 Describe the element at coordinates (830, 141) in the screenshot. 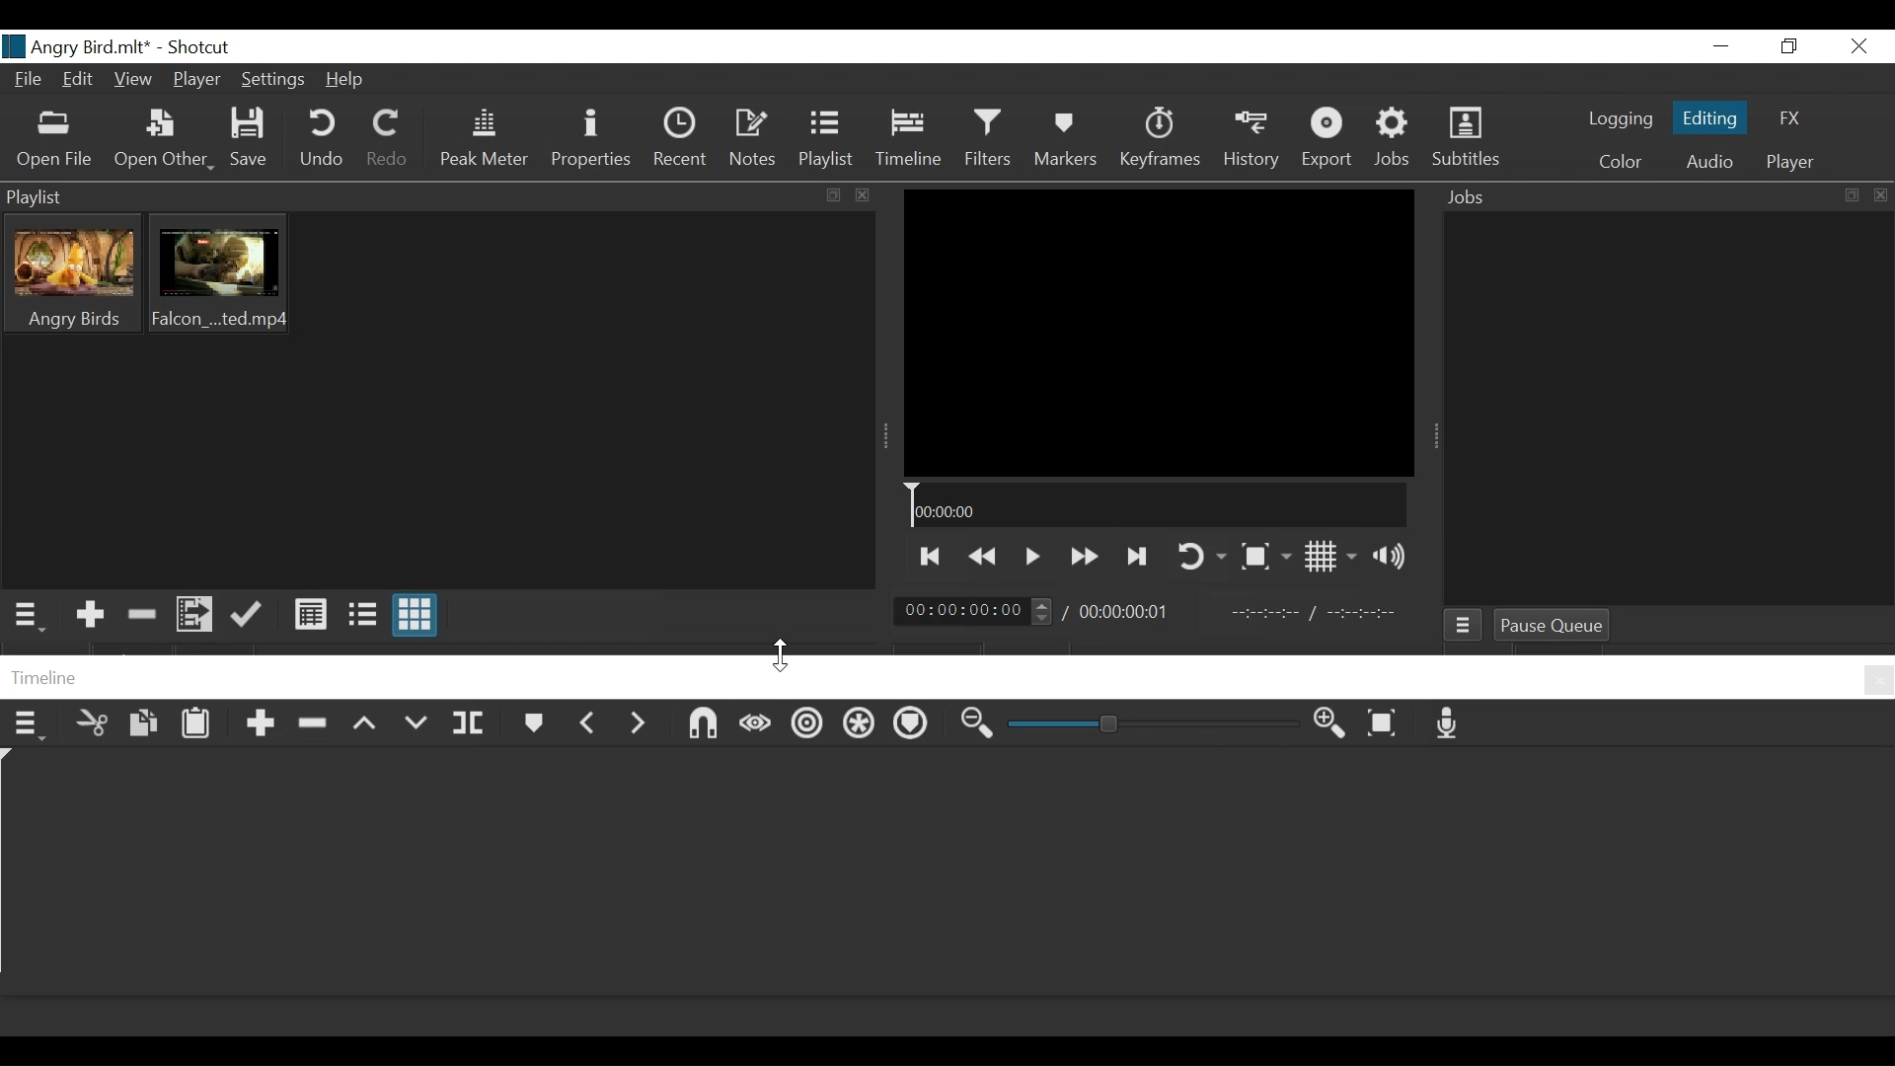

I see `Playlist` at that location.